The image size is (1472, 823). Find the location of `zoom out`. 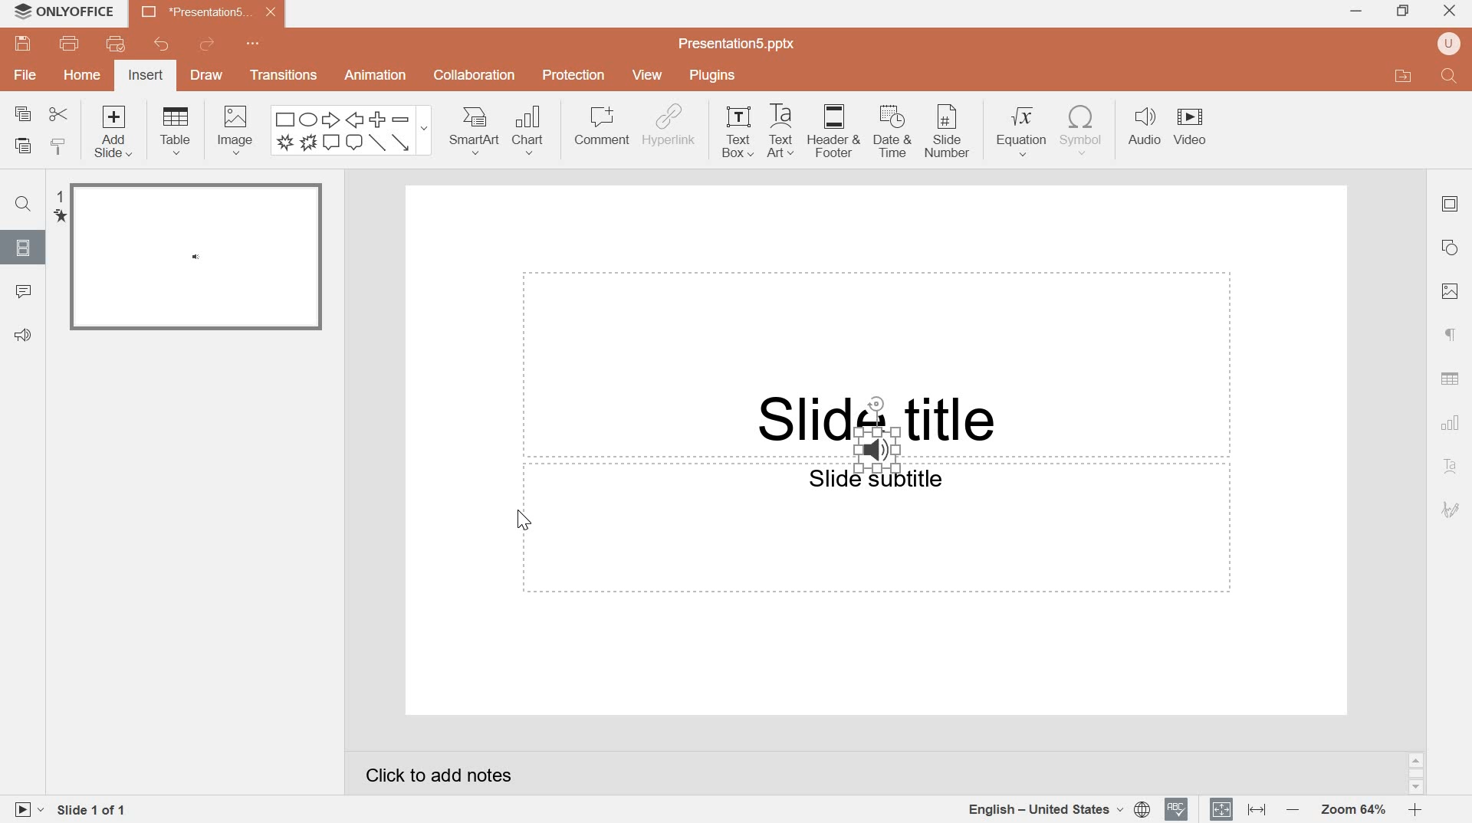

zoom out is located at coordinates (1290, 808).